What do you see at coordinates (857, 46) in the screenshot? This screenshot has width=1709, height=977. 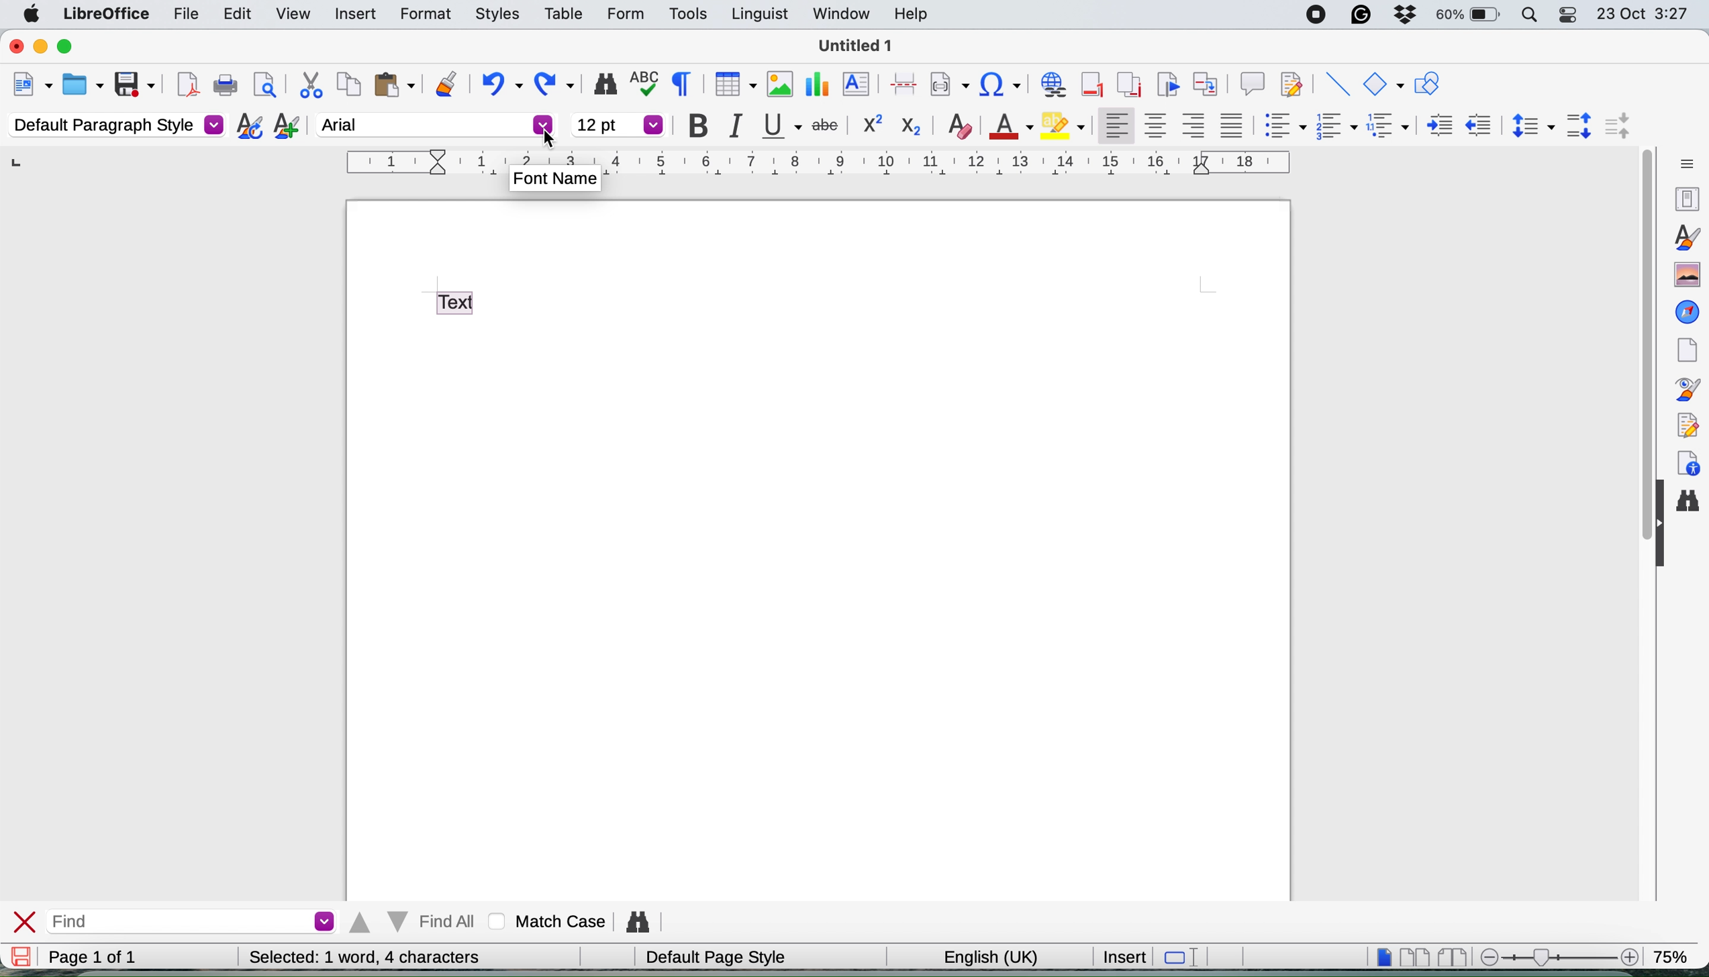 I see `file name` at bounding box center [857, 46].